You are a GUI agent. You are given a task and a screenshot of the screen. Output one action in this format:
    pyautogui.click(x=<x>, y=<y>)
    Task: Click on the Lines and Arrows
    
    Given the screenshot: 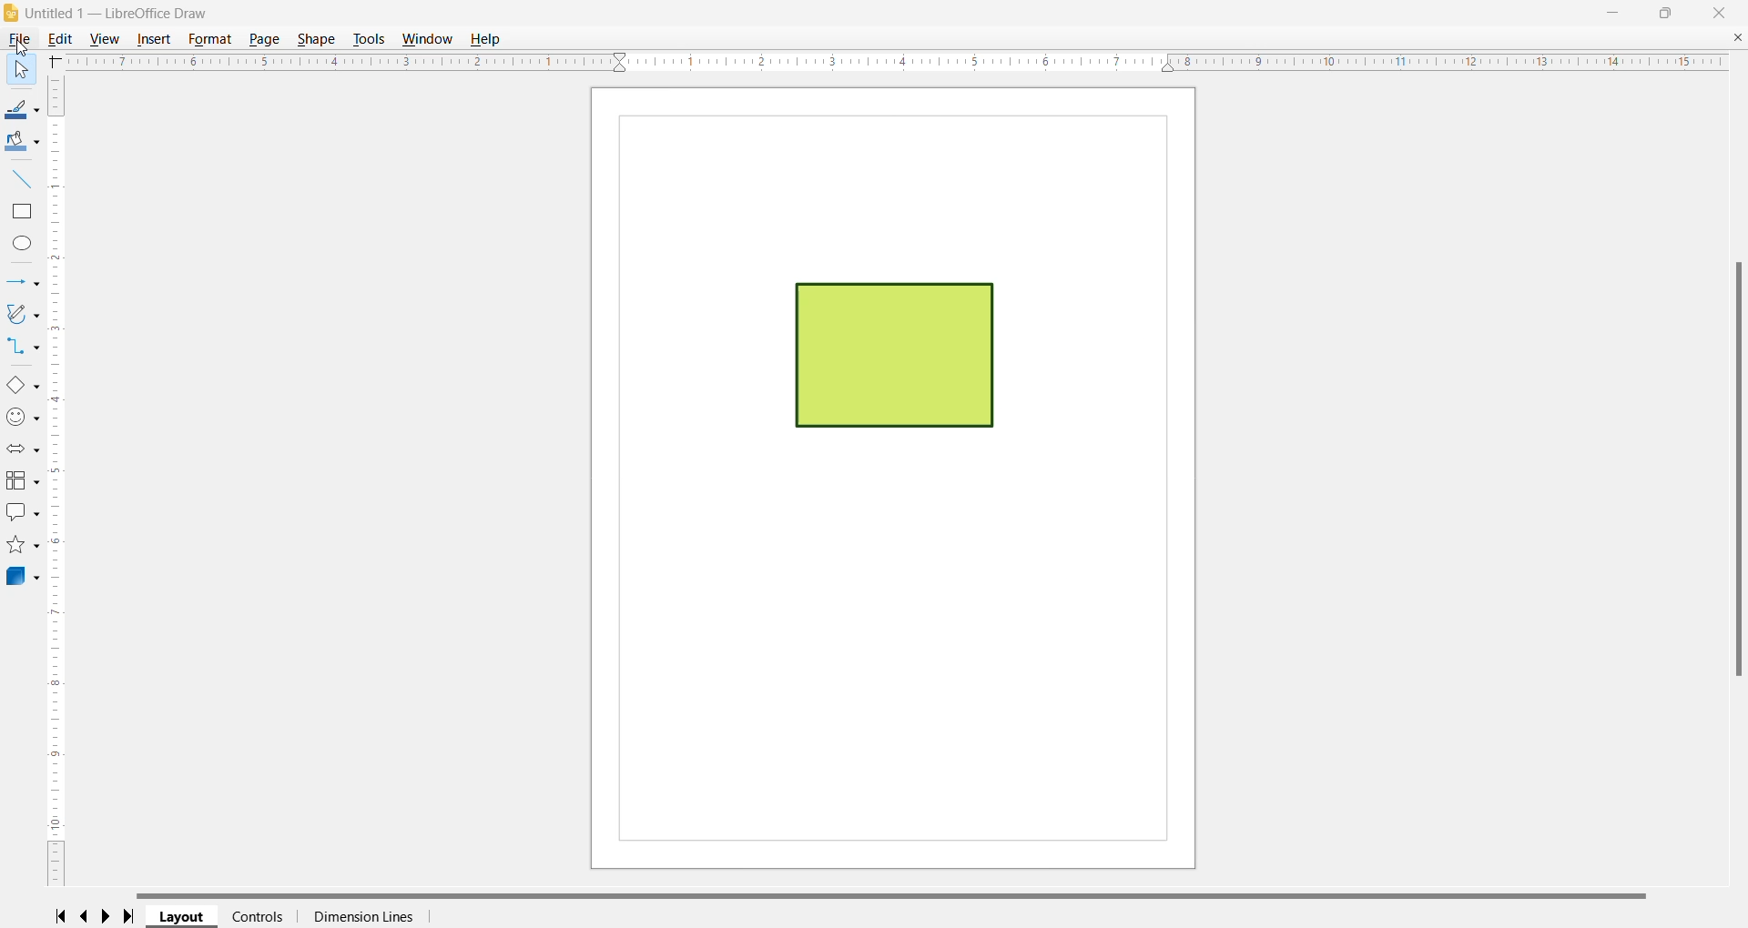 What is the action you would take?
    pyautogui.click(x=21, y=283)
    